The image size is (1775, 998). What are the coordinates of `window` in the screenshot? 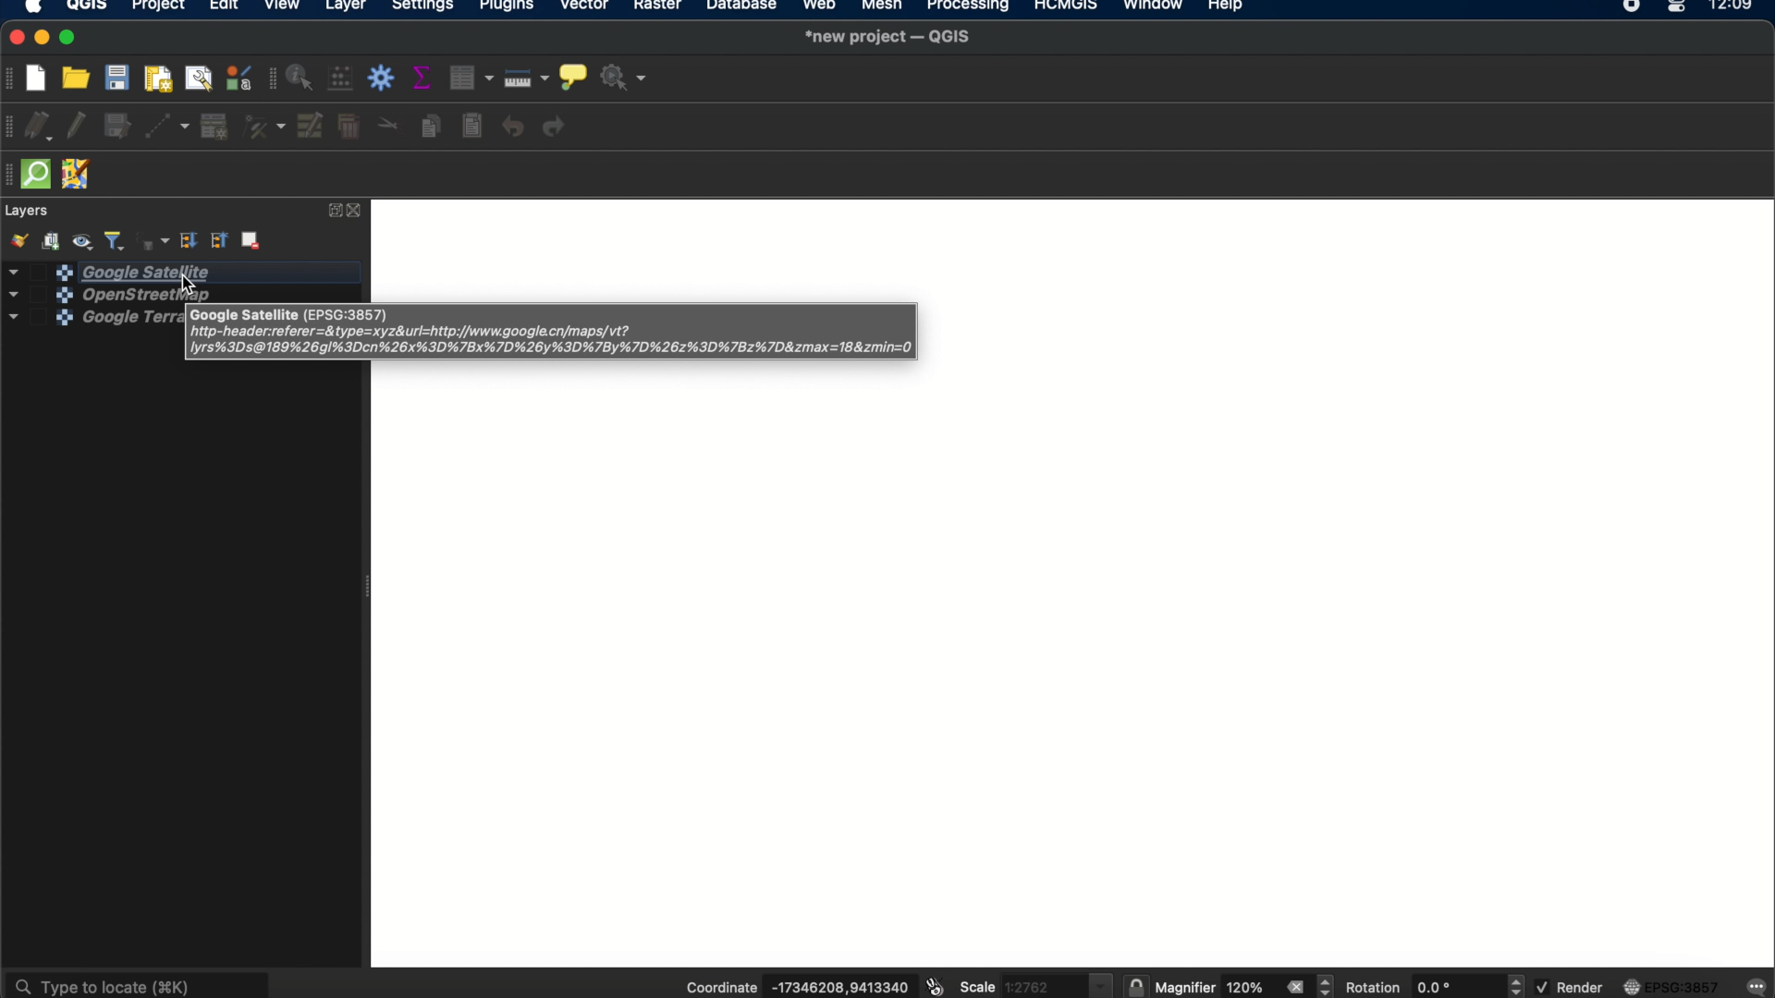 It's located at (1152, 7).